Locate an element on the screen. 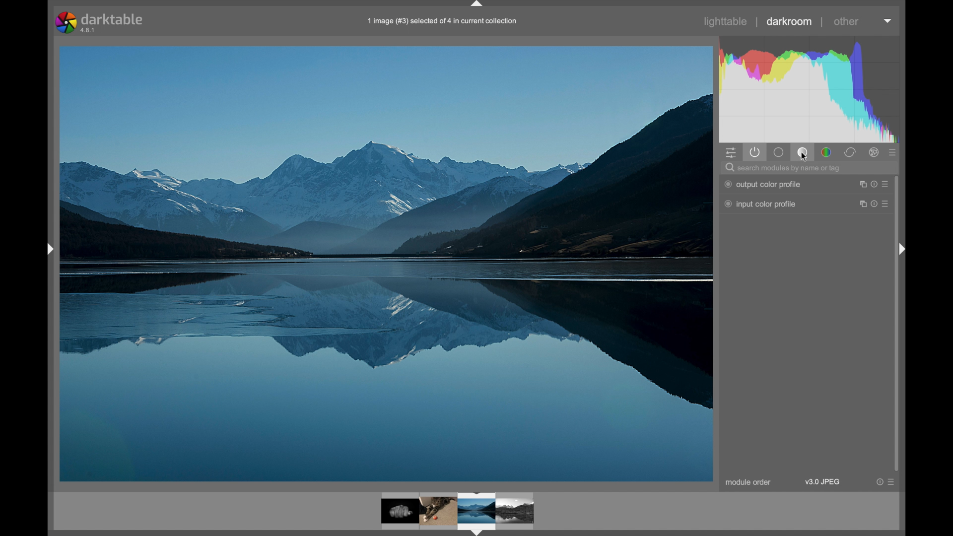  v3.9 jpeg is located at coordinates (823, 482).